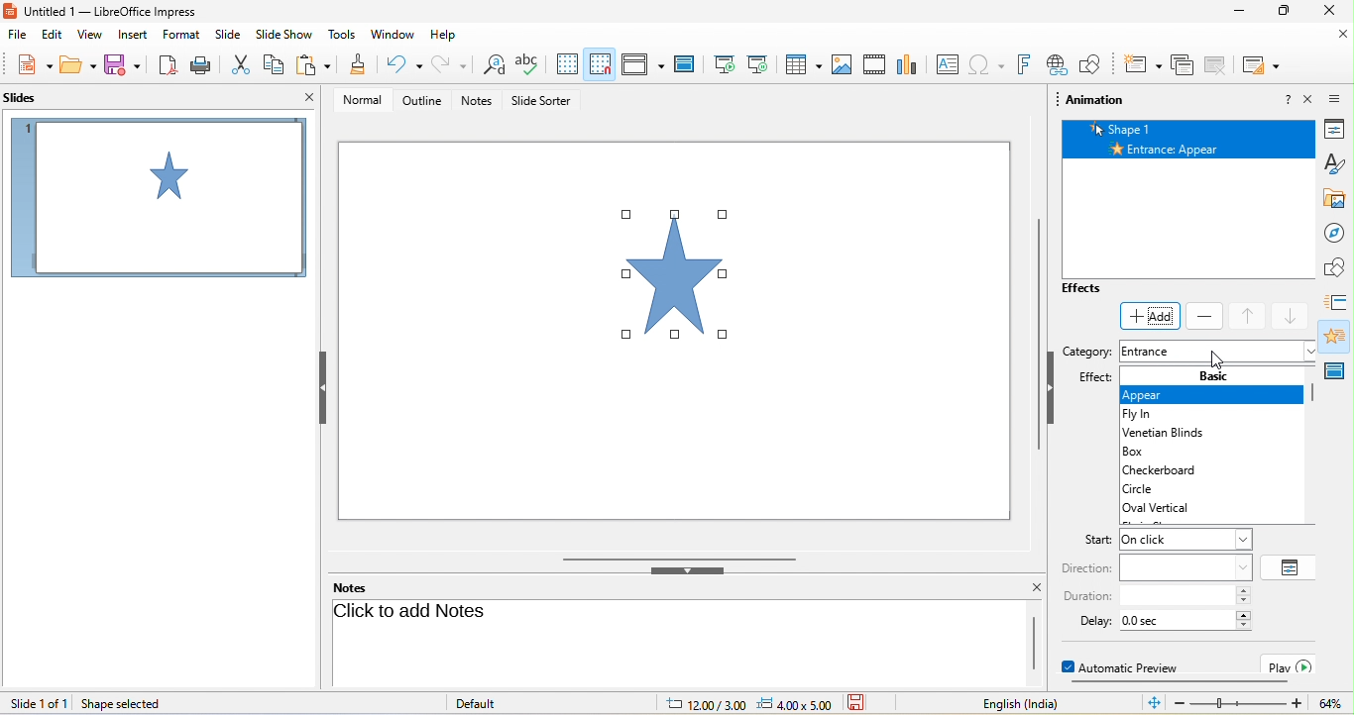 This screenshot has width=1354, height=715. What do you see at coordinates (326, 388) in the screenshot?
I see `hide` at bounding box center [326, 388].